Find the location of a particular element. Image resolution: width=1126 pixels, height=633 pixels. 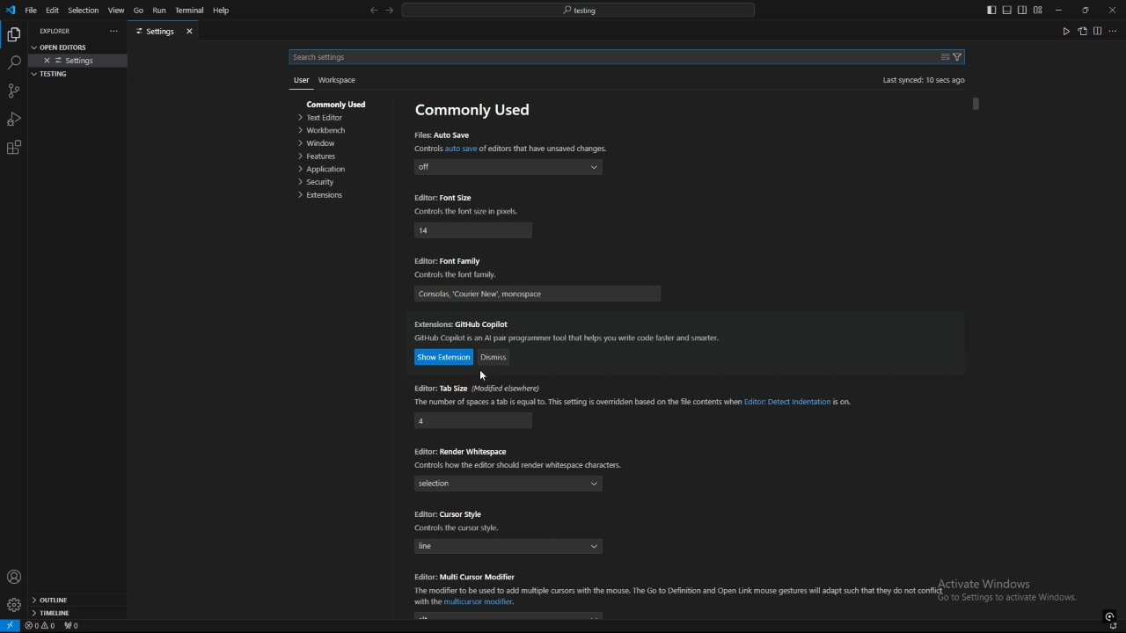

last synced is located at coordinates (924, 79).